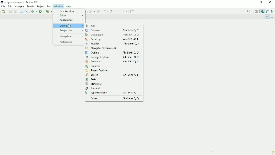  What do you see at coordinates (68, 26) in the screenshot?
I see `Cursor` at bounding box center [68, 26].